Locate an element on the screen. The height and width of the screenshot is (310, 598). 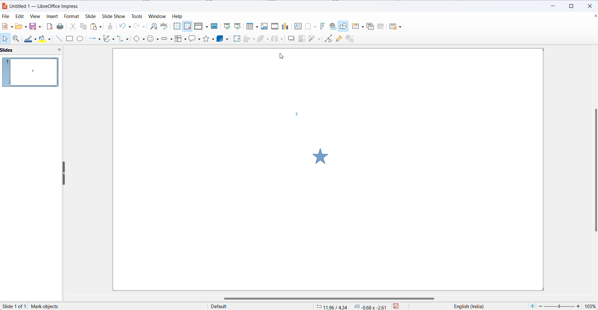
display grid is located at coordinates (176, 26).